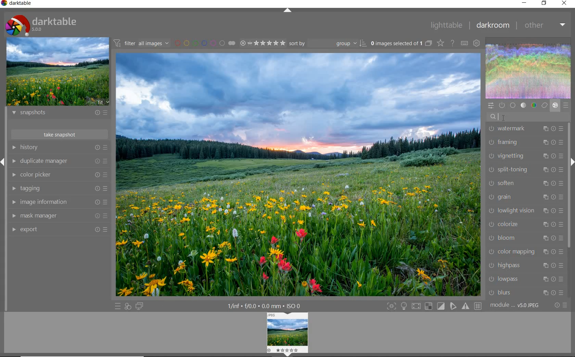 The image size is (575, 357). Describe the element at coordinates (465, 44) in the screenshot. I see `set keyboard shortcuts` at that location.